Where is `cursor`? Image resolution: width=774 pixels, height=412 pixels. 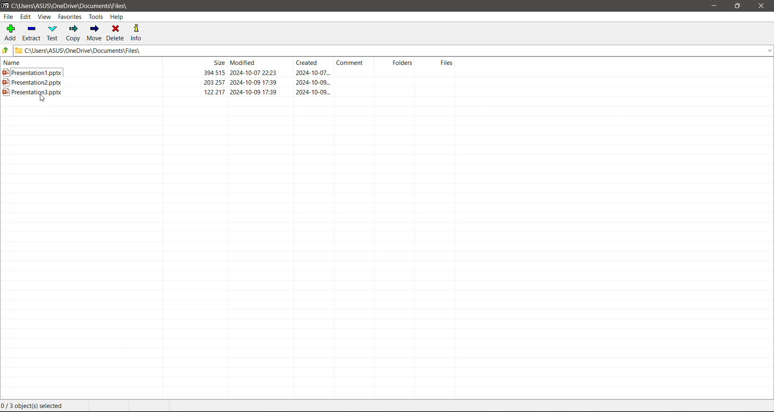 cursor is located at coordinates (42, 98).